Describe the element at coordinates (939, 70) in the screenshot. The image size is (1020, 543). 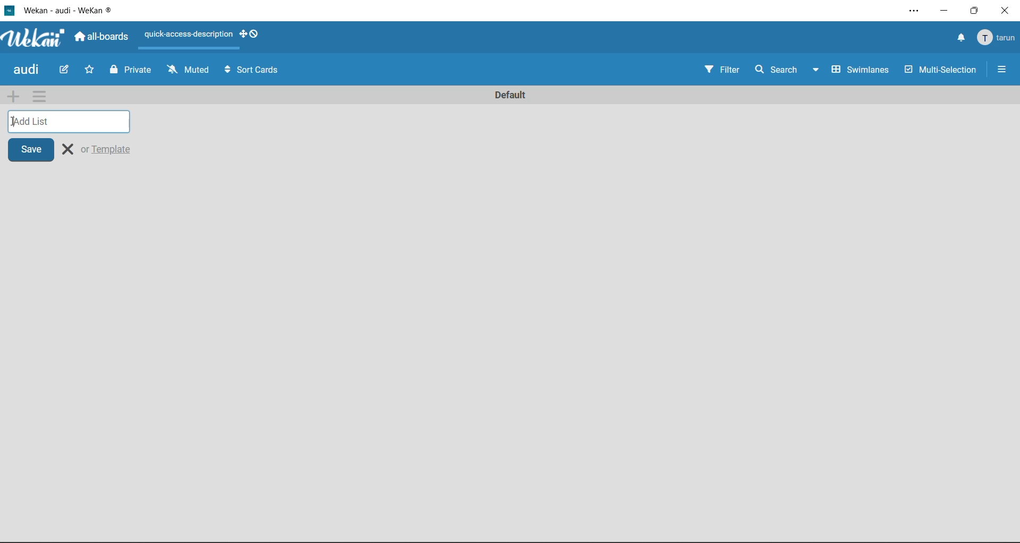
I see `multi selection` at that location.